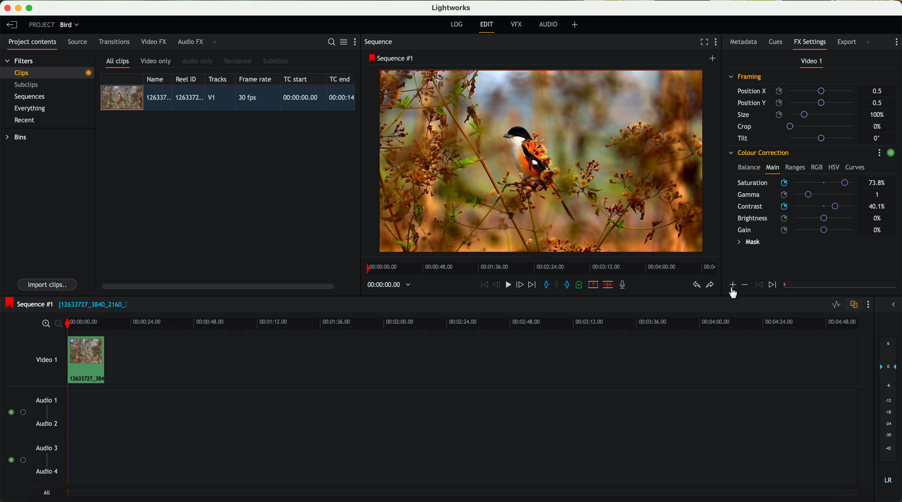  What do you see at coordinates (343, 42) in the screenshot?
I see `toggle between list and title view` at bounding box center [343, 42].